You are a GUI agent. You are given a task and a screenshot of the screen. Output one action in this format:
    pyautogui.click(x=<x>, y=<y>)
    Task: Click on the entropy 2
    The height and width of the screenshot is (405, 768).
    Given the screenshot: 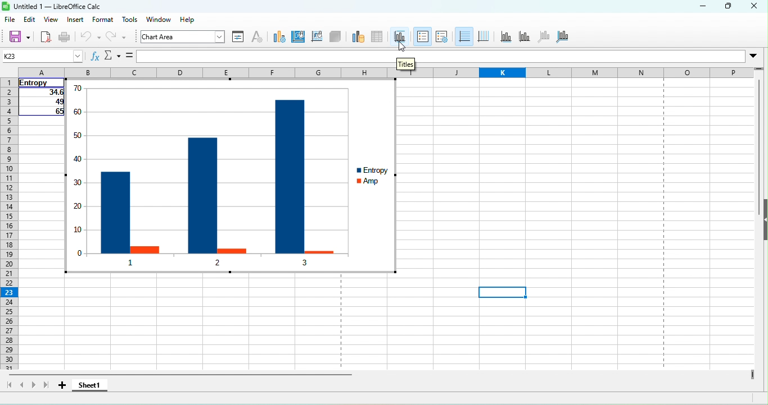 What is the action you would take?
    pyautogui.click(x=202, y=195)
    